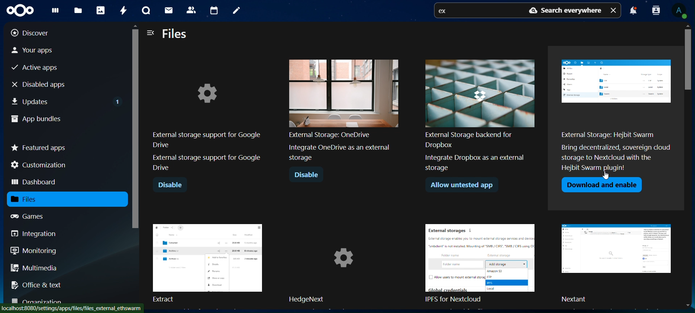 This screenshot has height=313, width=695. Describe the element at coordinates (214, 9) in the screenshot. I see `calendar` at that location.